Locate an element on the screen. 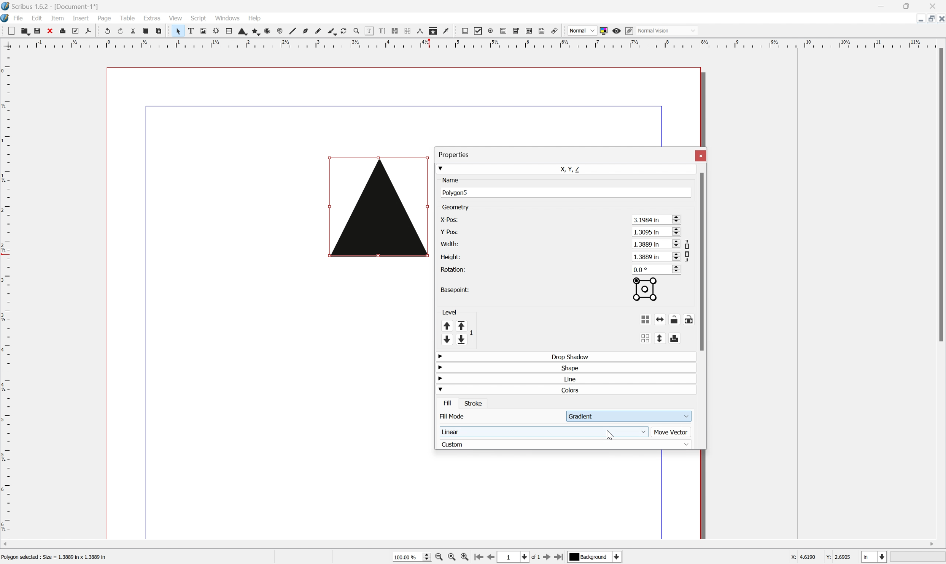 The image size is (946, 564). Height: is located at coordinates (451, 257).